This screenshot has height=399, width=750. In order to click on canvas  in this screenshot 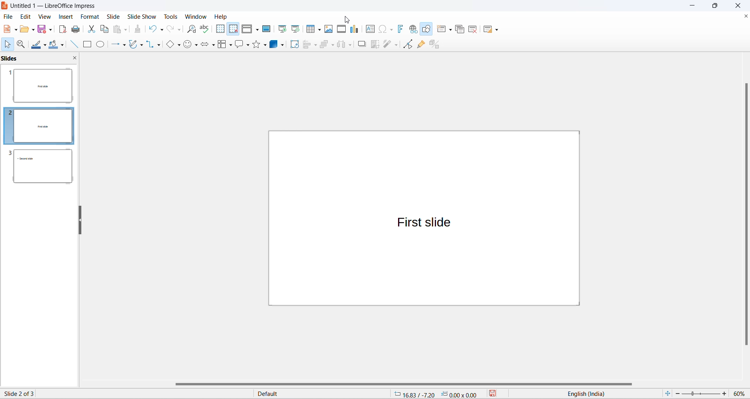, I will do `click(425, 218)`.